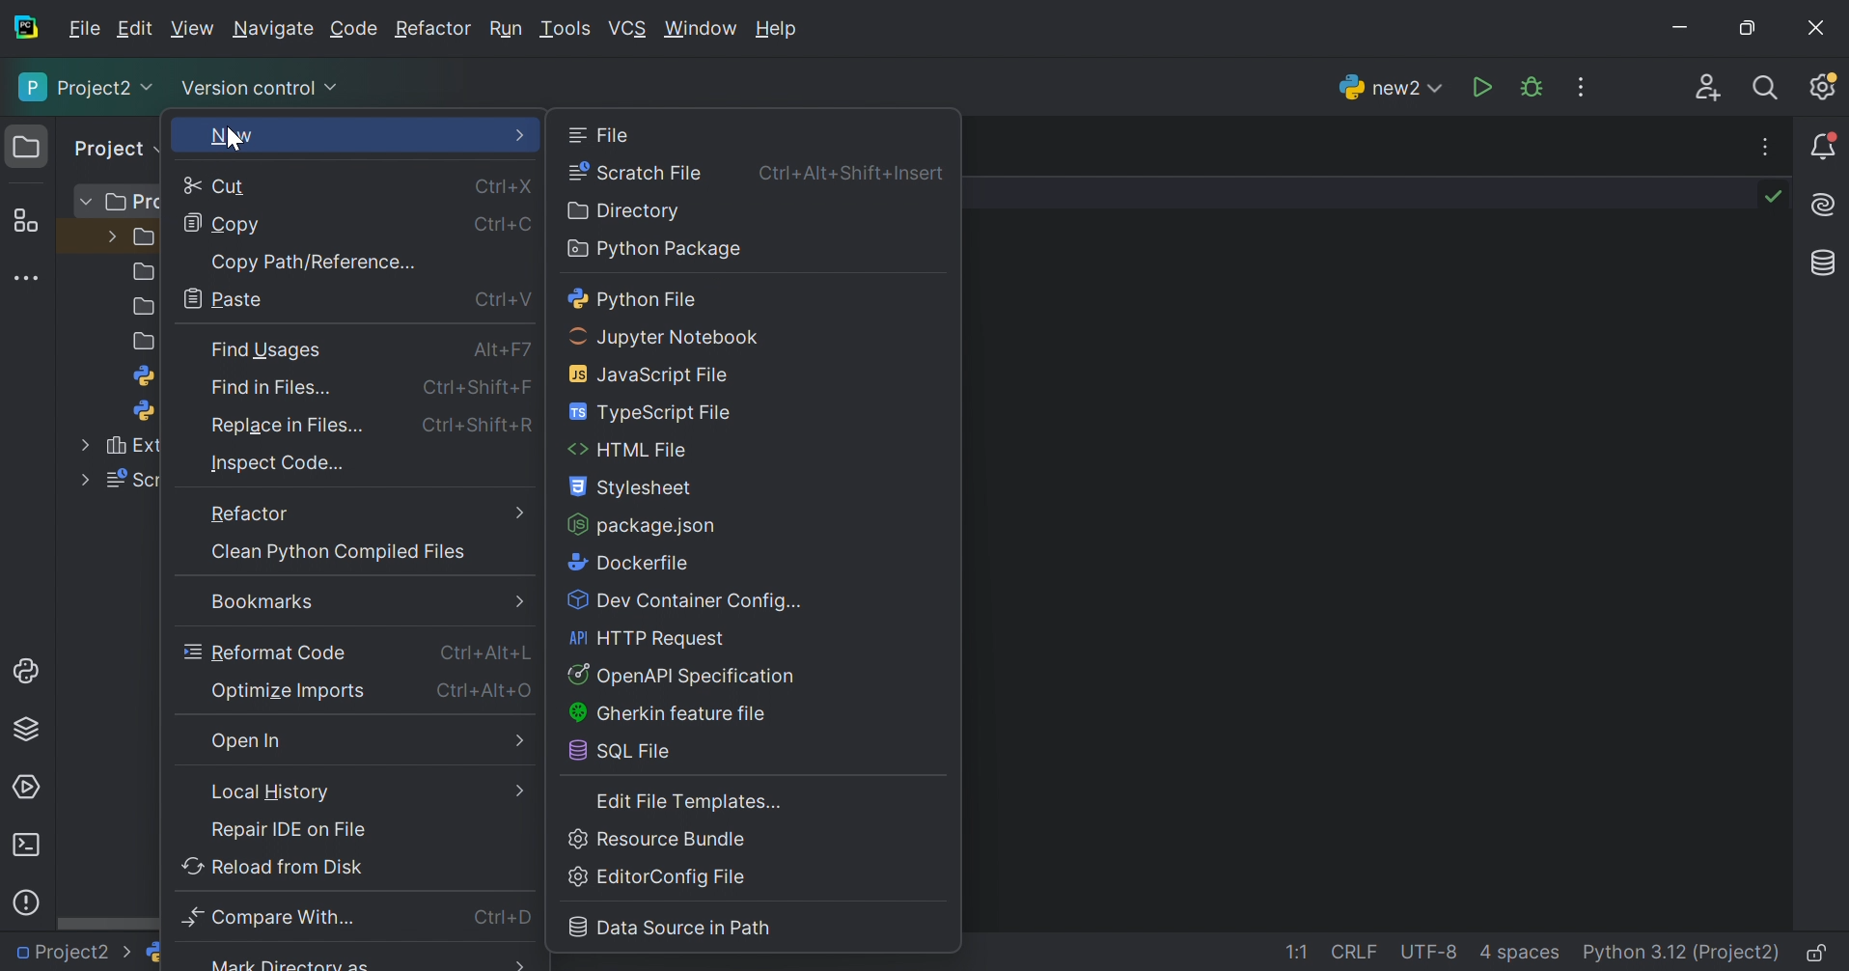 The width and height of the screenshot is (1849, 971). Describe the element at coordinates (354, 29) in the screenshot. I see `Code` at that location.